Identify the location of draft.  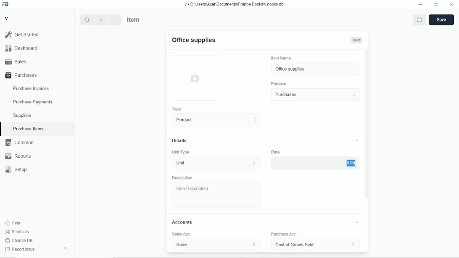
(357, 40).